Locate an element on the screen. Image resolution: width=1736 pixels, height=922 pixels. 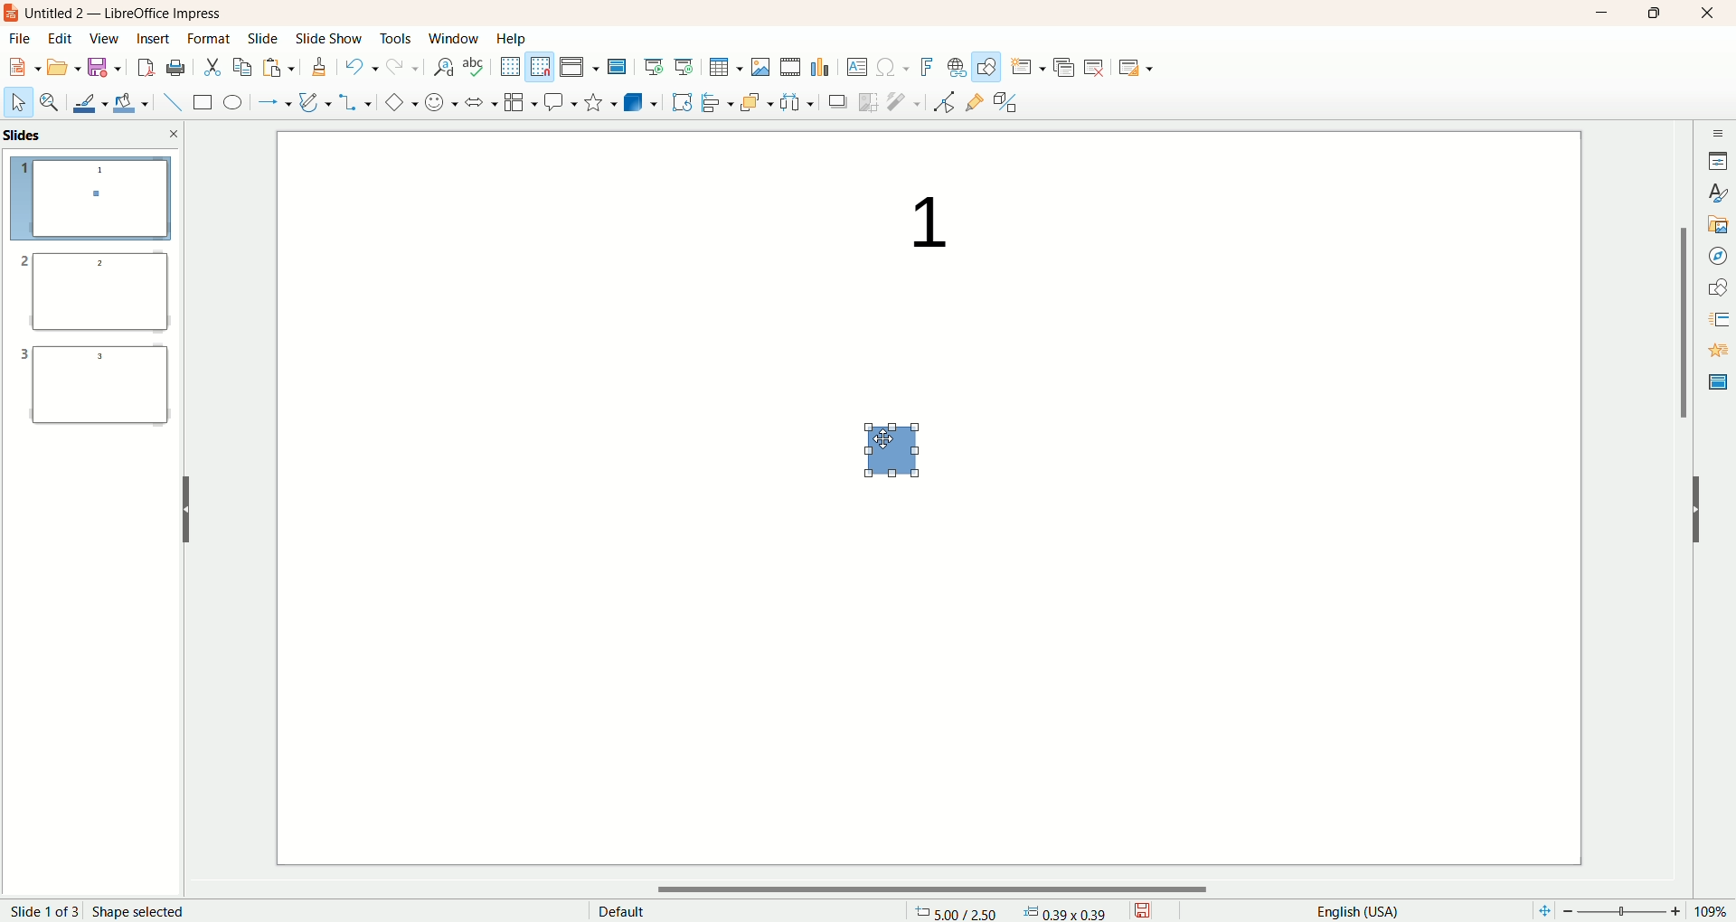
delete slide is located at coordinates (1098, 70).